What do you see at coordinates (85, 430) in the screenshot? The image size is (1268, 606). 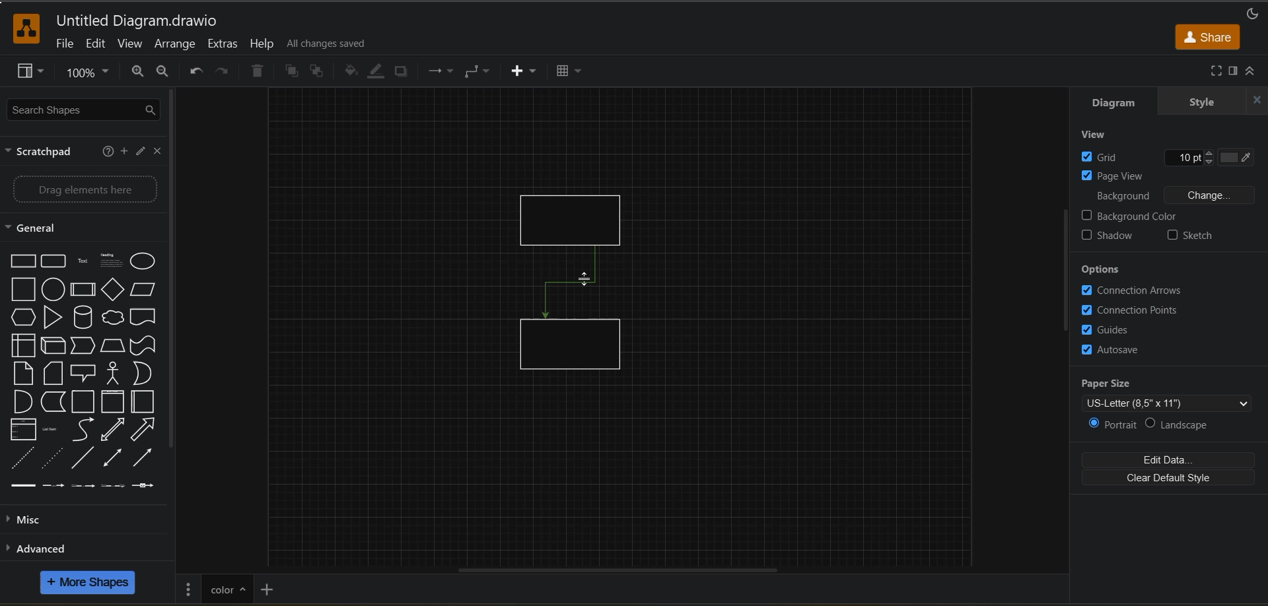 I see `Curve` at bounding box center [85, 430].